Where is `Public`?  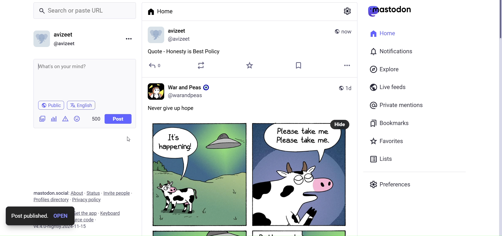 Public is located at coordinates (50, 105).